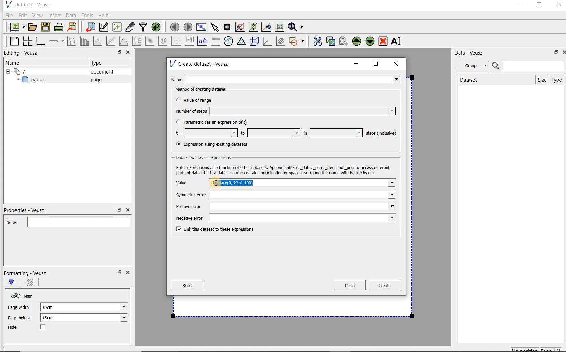 The height and width of the screenshot is (352, 566). Describe the element at coordinates (47, 27) in the screenshot. I see `save the document` at that location.